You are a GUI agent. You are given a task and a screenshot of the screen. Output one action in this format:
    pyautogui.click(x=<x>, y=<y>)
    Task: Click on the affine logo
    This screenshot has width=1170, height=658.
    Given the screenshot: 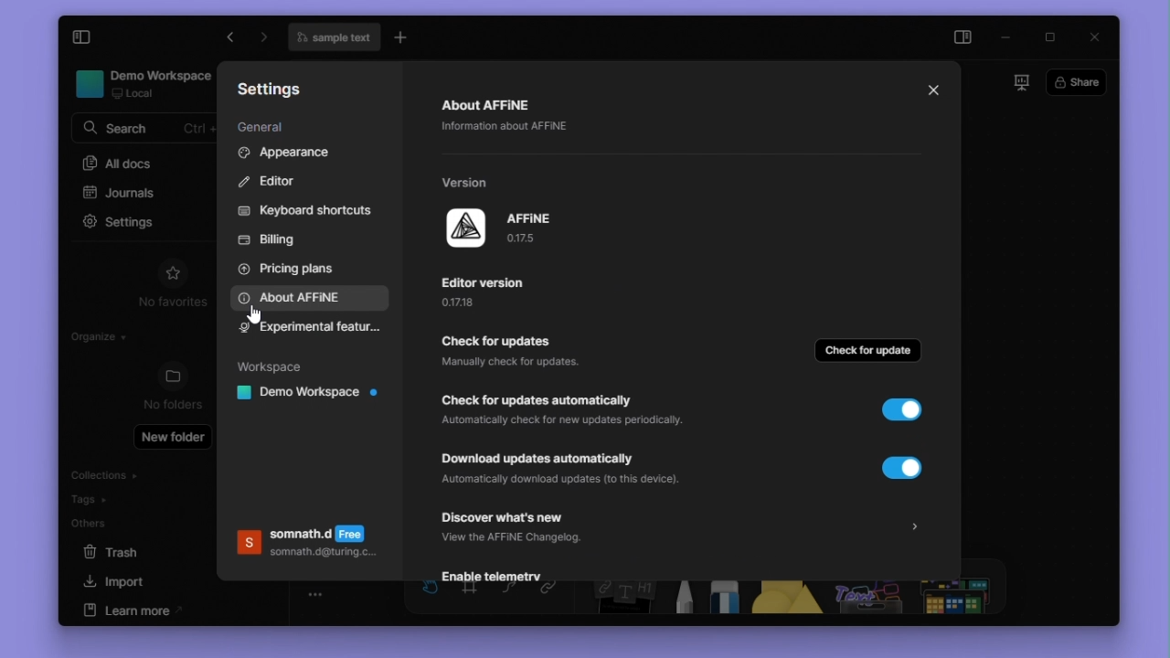 What is the action you would take?
    pyautogui.click(x=463, y=228)
    